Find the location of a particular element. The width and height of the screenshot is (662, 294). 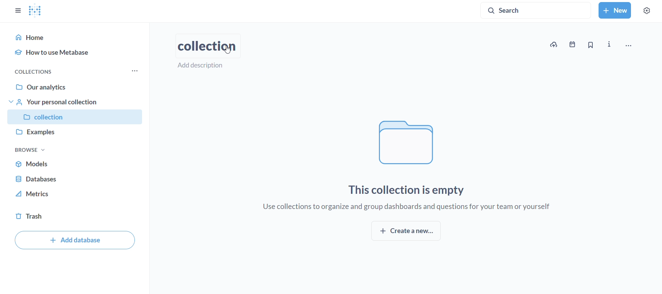

our analytics is located at coordinates (76, 87).